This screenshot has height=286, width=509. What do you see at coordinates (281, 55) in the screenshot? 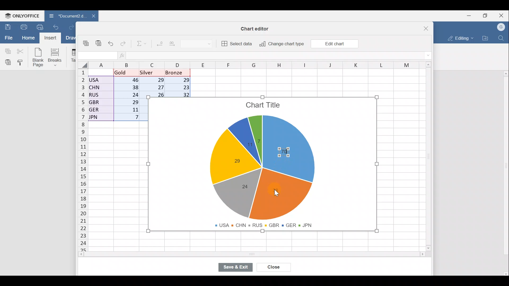
I see `Formula bar` at bounding box center [281, 55].